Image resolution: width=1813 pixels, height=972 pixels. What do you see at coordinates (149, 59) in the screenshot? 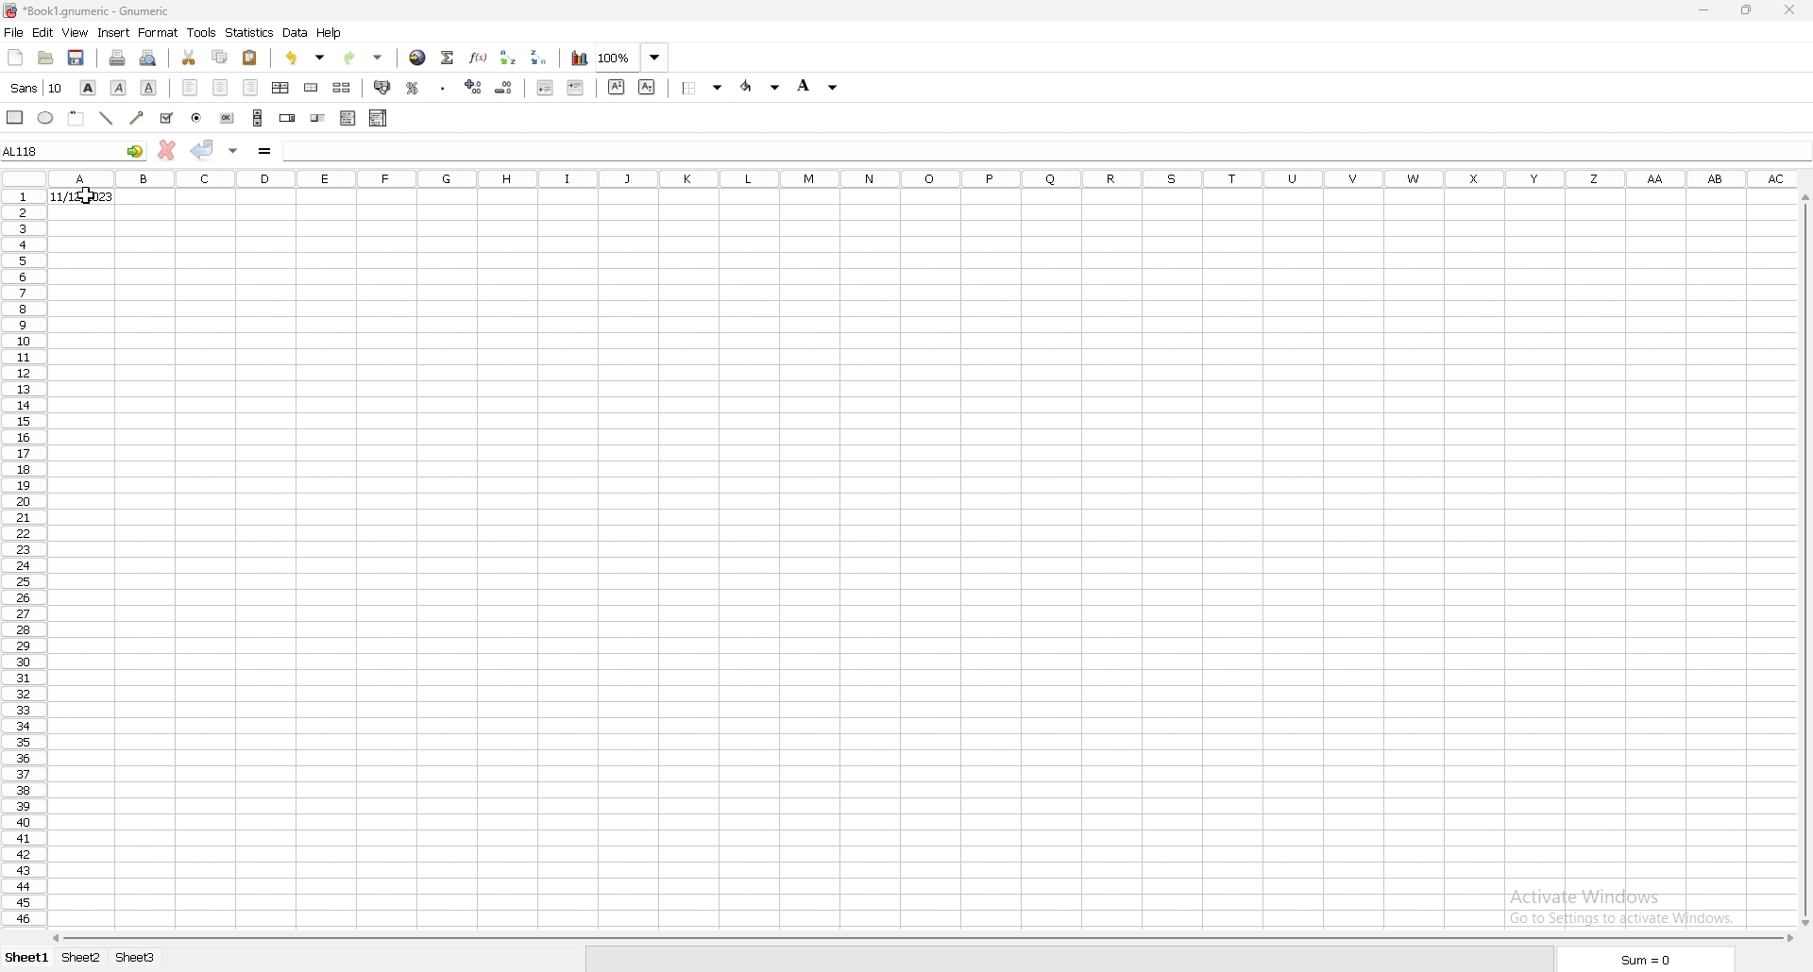
I see `print preview` at bounding box center [149, 59].